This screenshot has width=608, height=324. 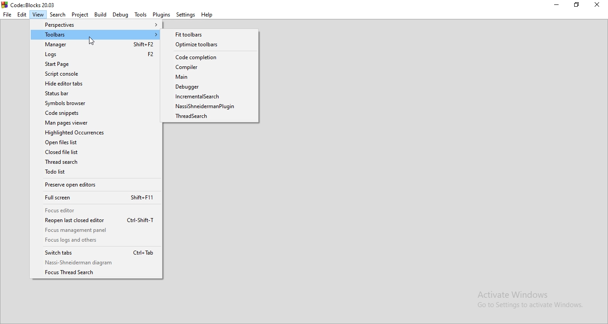 I want to click on Focus management panel, so click(x=95, y=231).